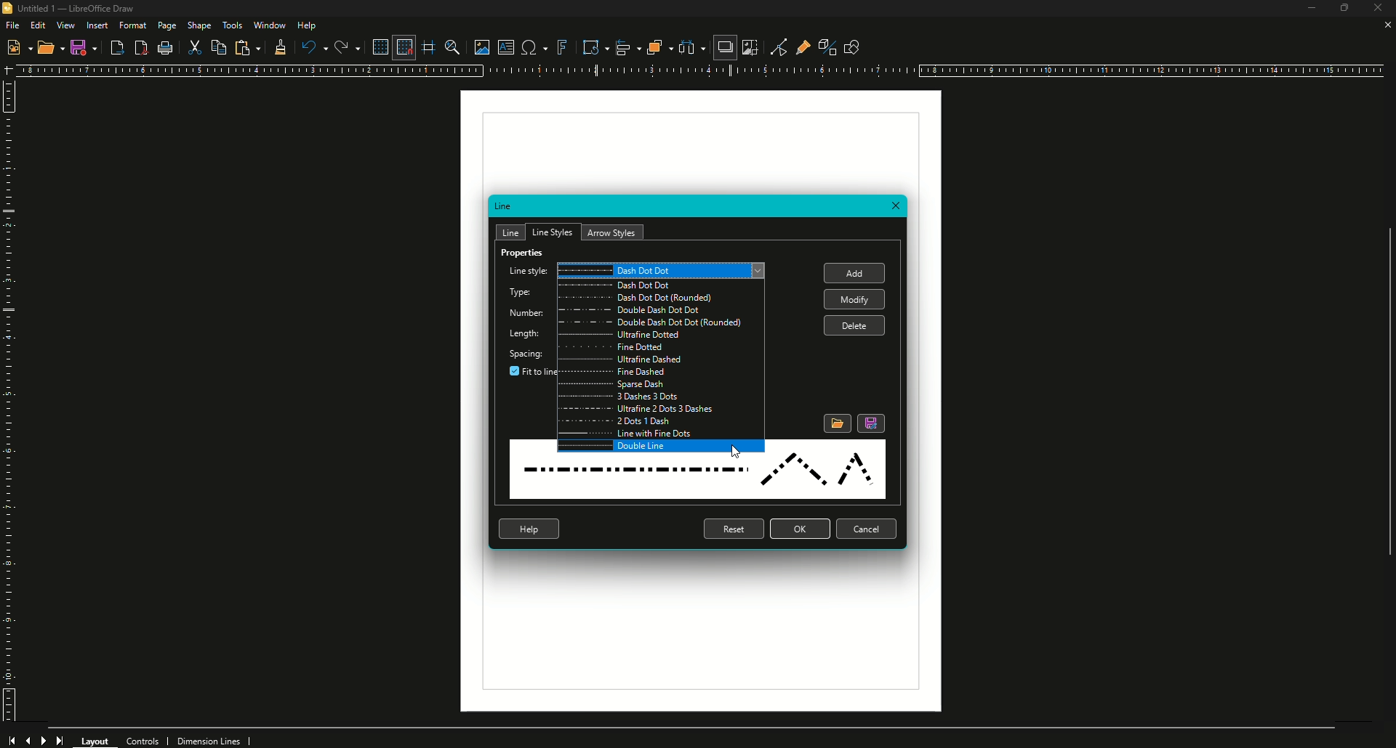 The height and width of the screenshot is (748, 1396). What do you see at coordinates (662, 374) in the screenshot?
I see `Fine Dashed` at bounding box center [662, 374].